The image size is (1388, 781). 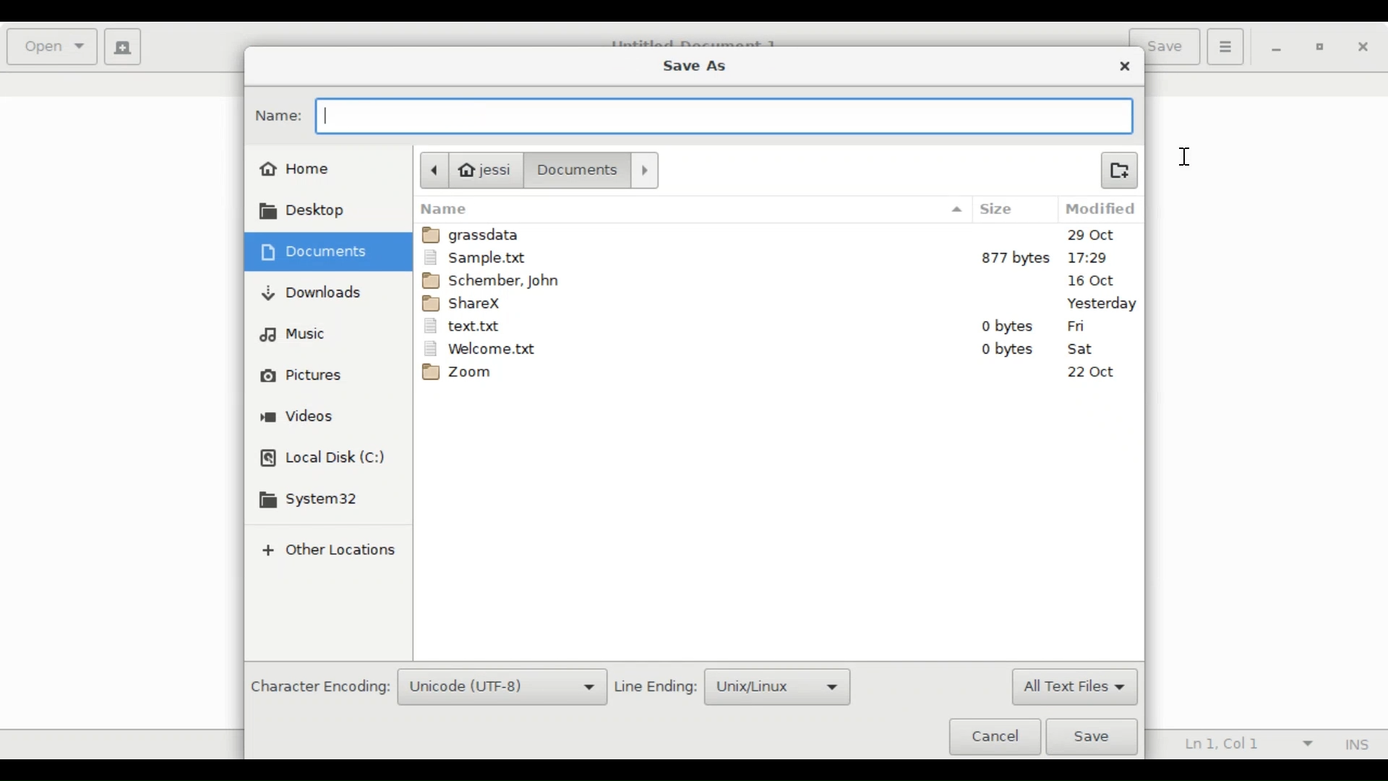 I want to click on Pictures, so click(x=302, y=376).